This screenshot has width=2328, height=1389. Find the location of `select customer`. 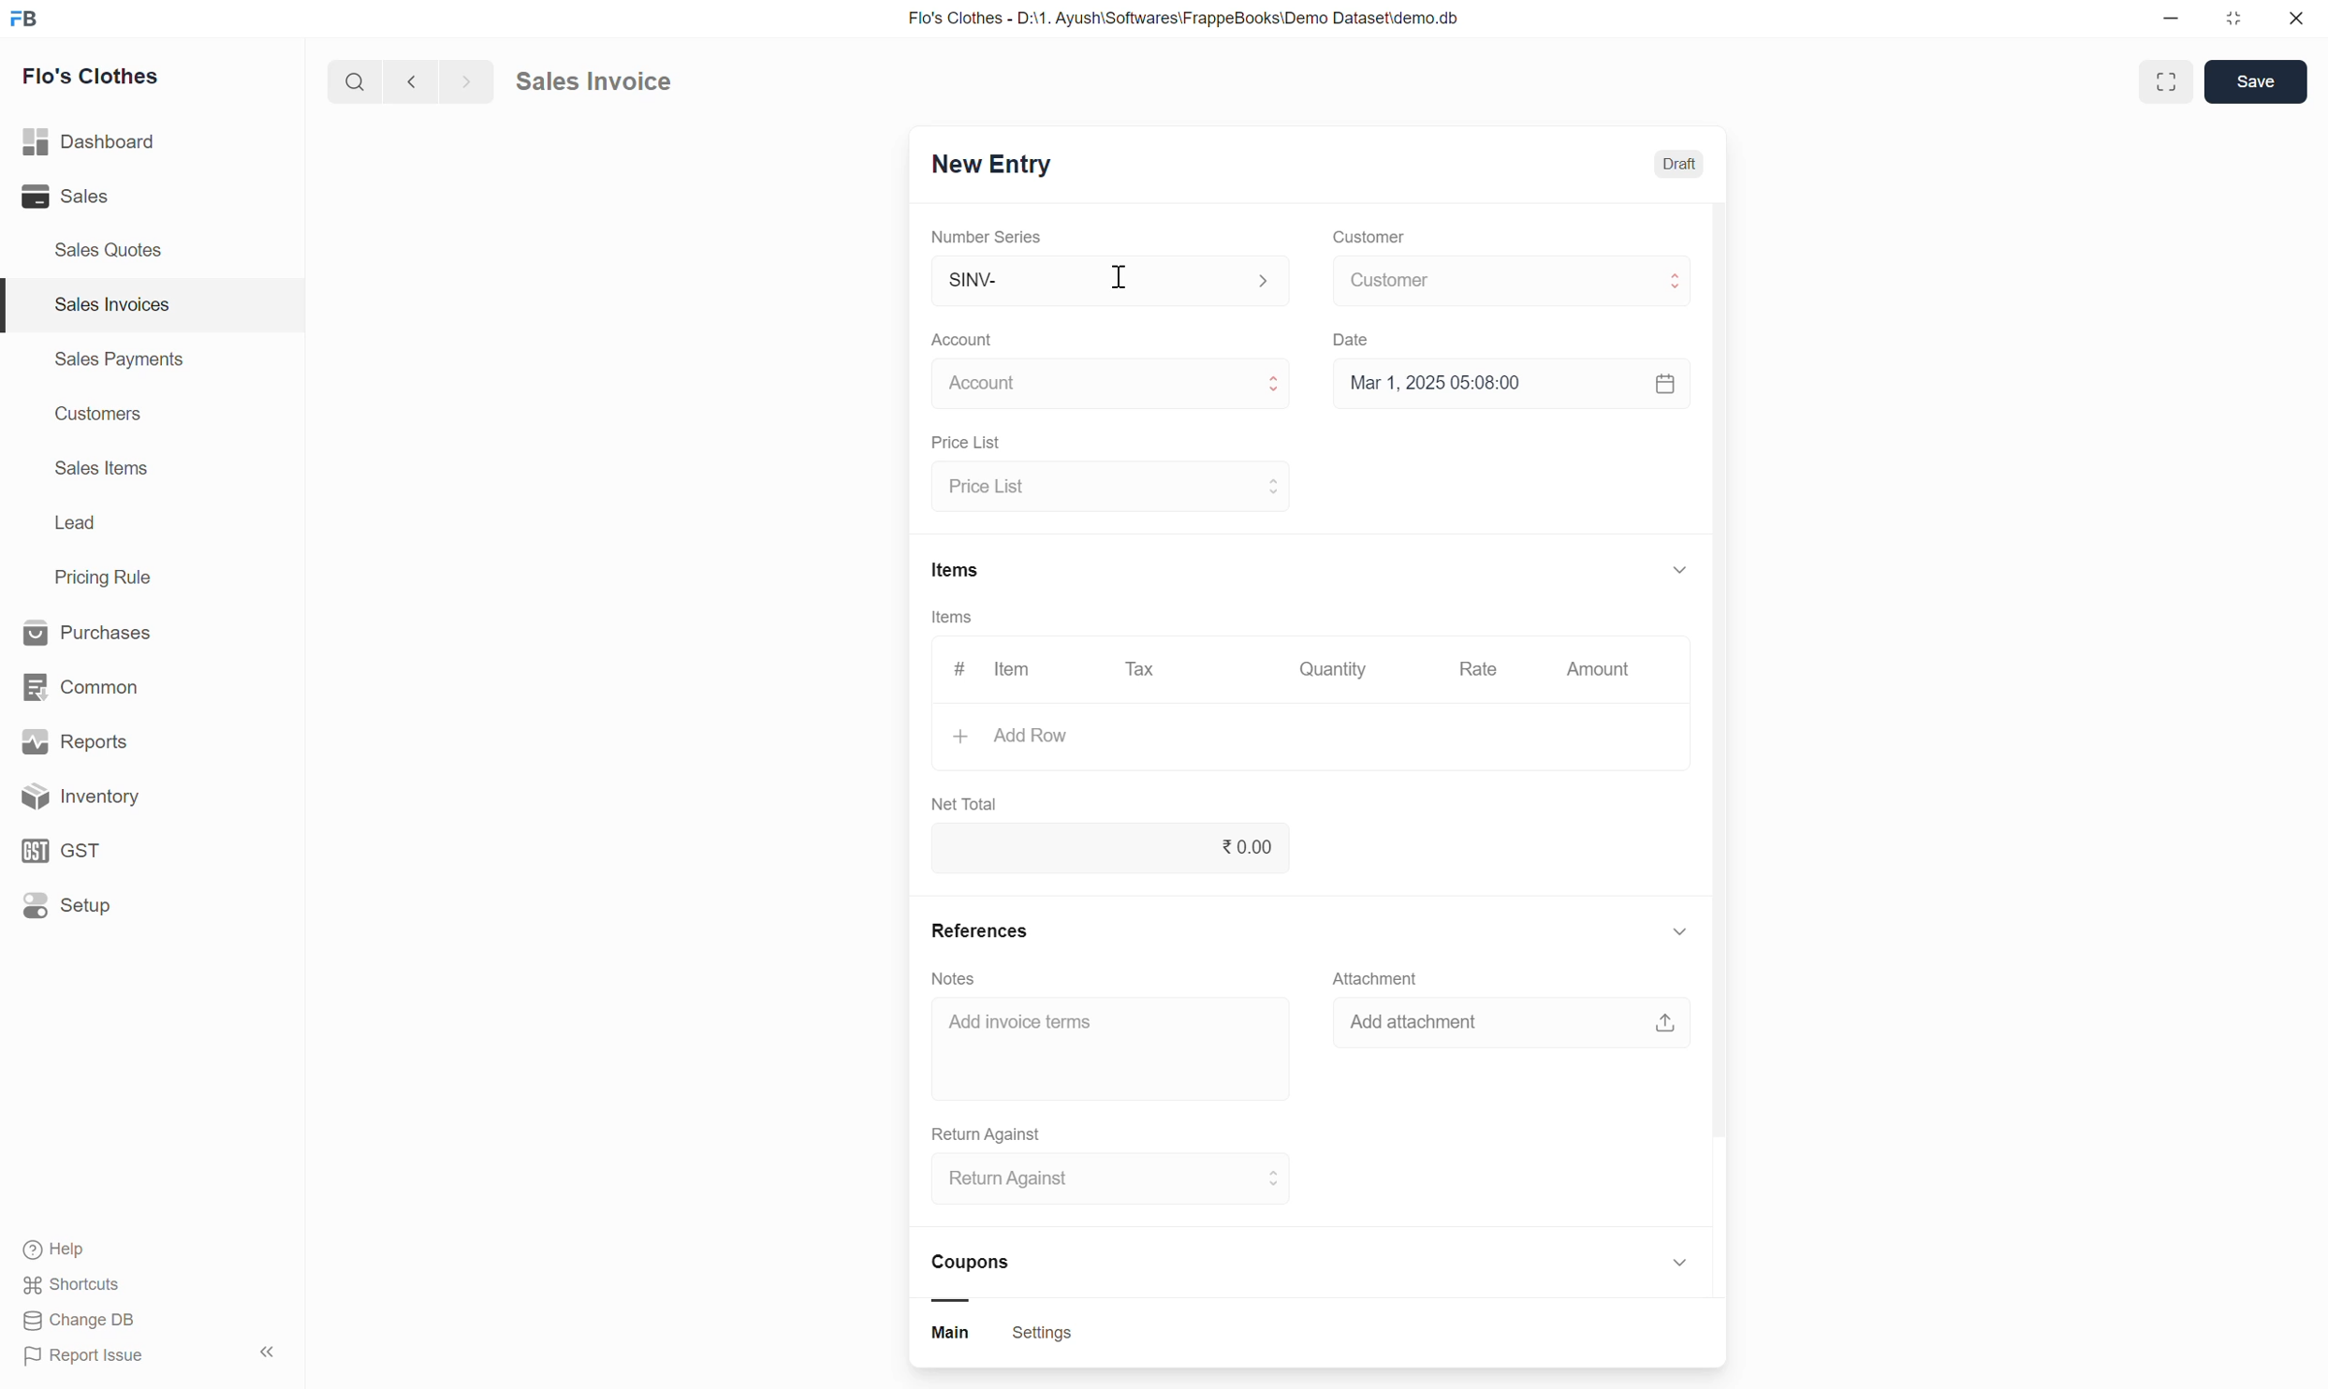

select customer is located at coordinates (1507, 284).